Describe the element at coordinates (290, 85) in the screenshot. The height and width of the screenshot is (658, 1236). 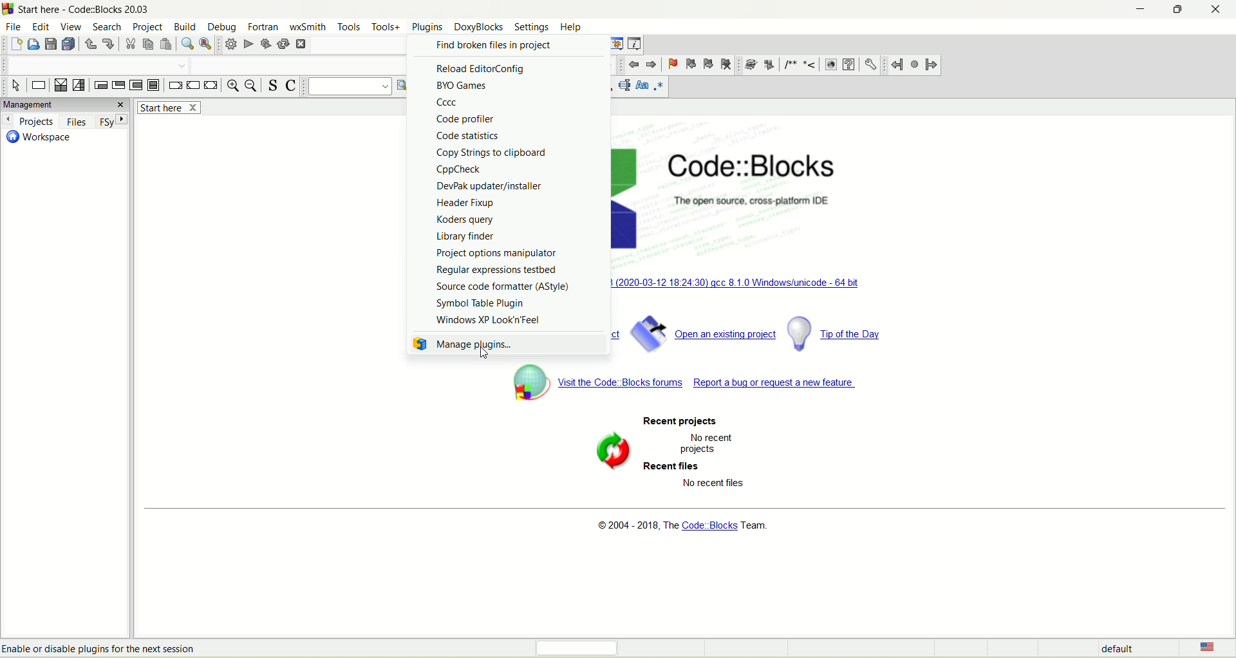
I see `toggle comment` at that location.